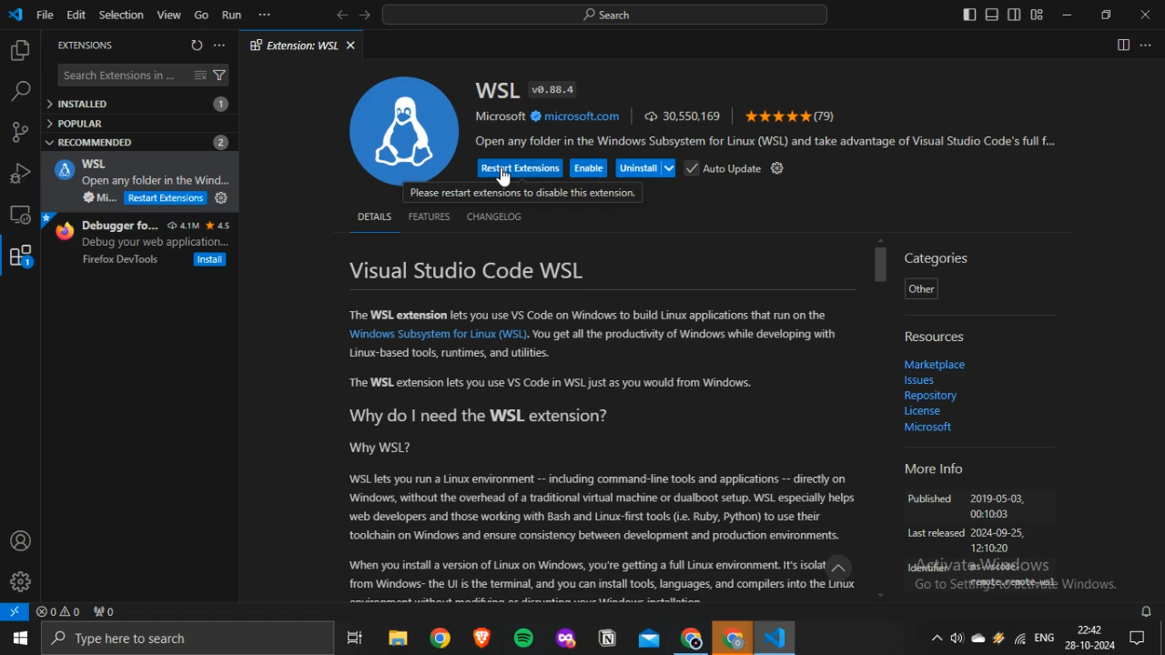 Image resolution: width=1165 pixels, height=655 pixels. Describe the element at coordinates (990, 549) in the screenshot. I see `121020` at that location.